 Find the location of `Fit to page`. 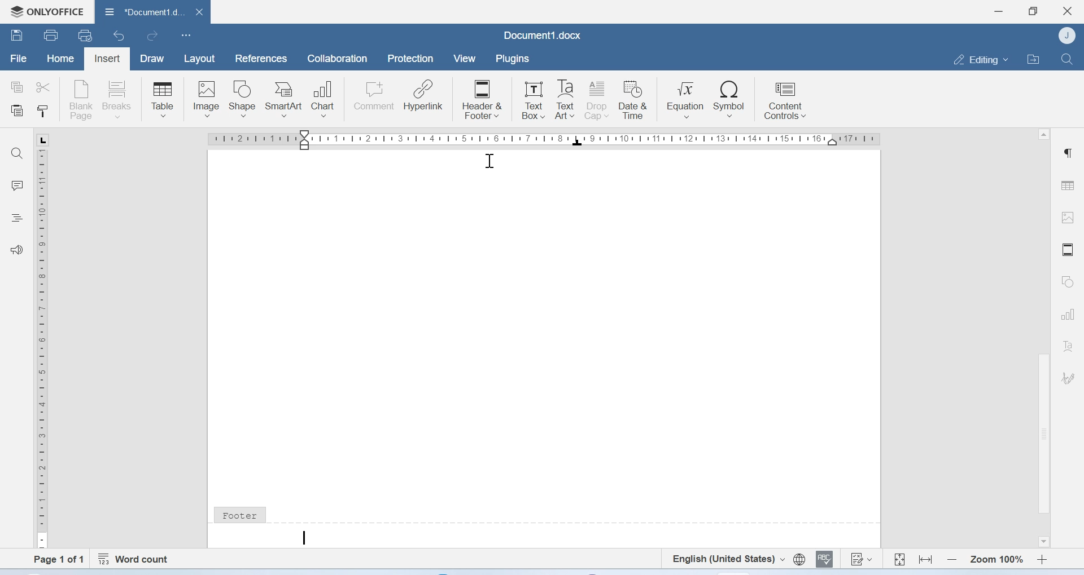

Fit to page is located at coordinates (899, 558).